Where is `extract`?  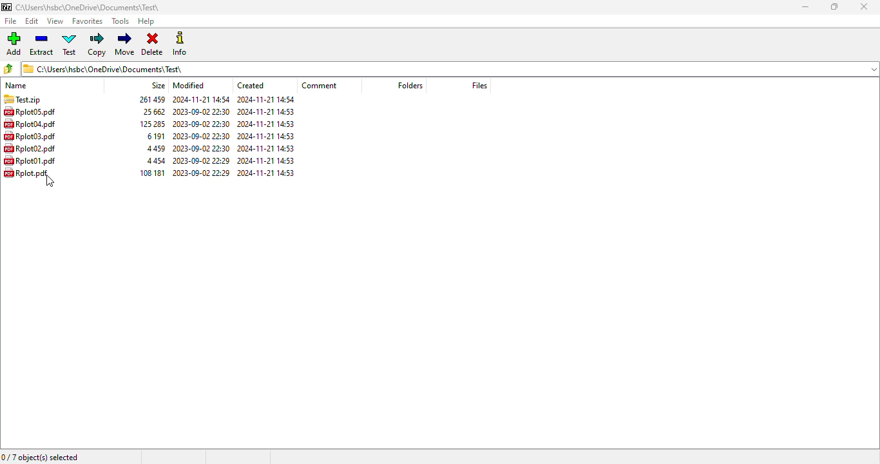
extract is located at coordinates (42, 44).